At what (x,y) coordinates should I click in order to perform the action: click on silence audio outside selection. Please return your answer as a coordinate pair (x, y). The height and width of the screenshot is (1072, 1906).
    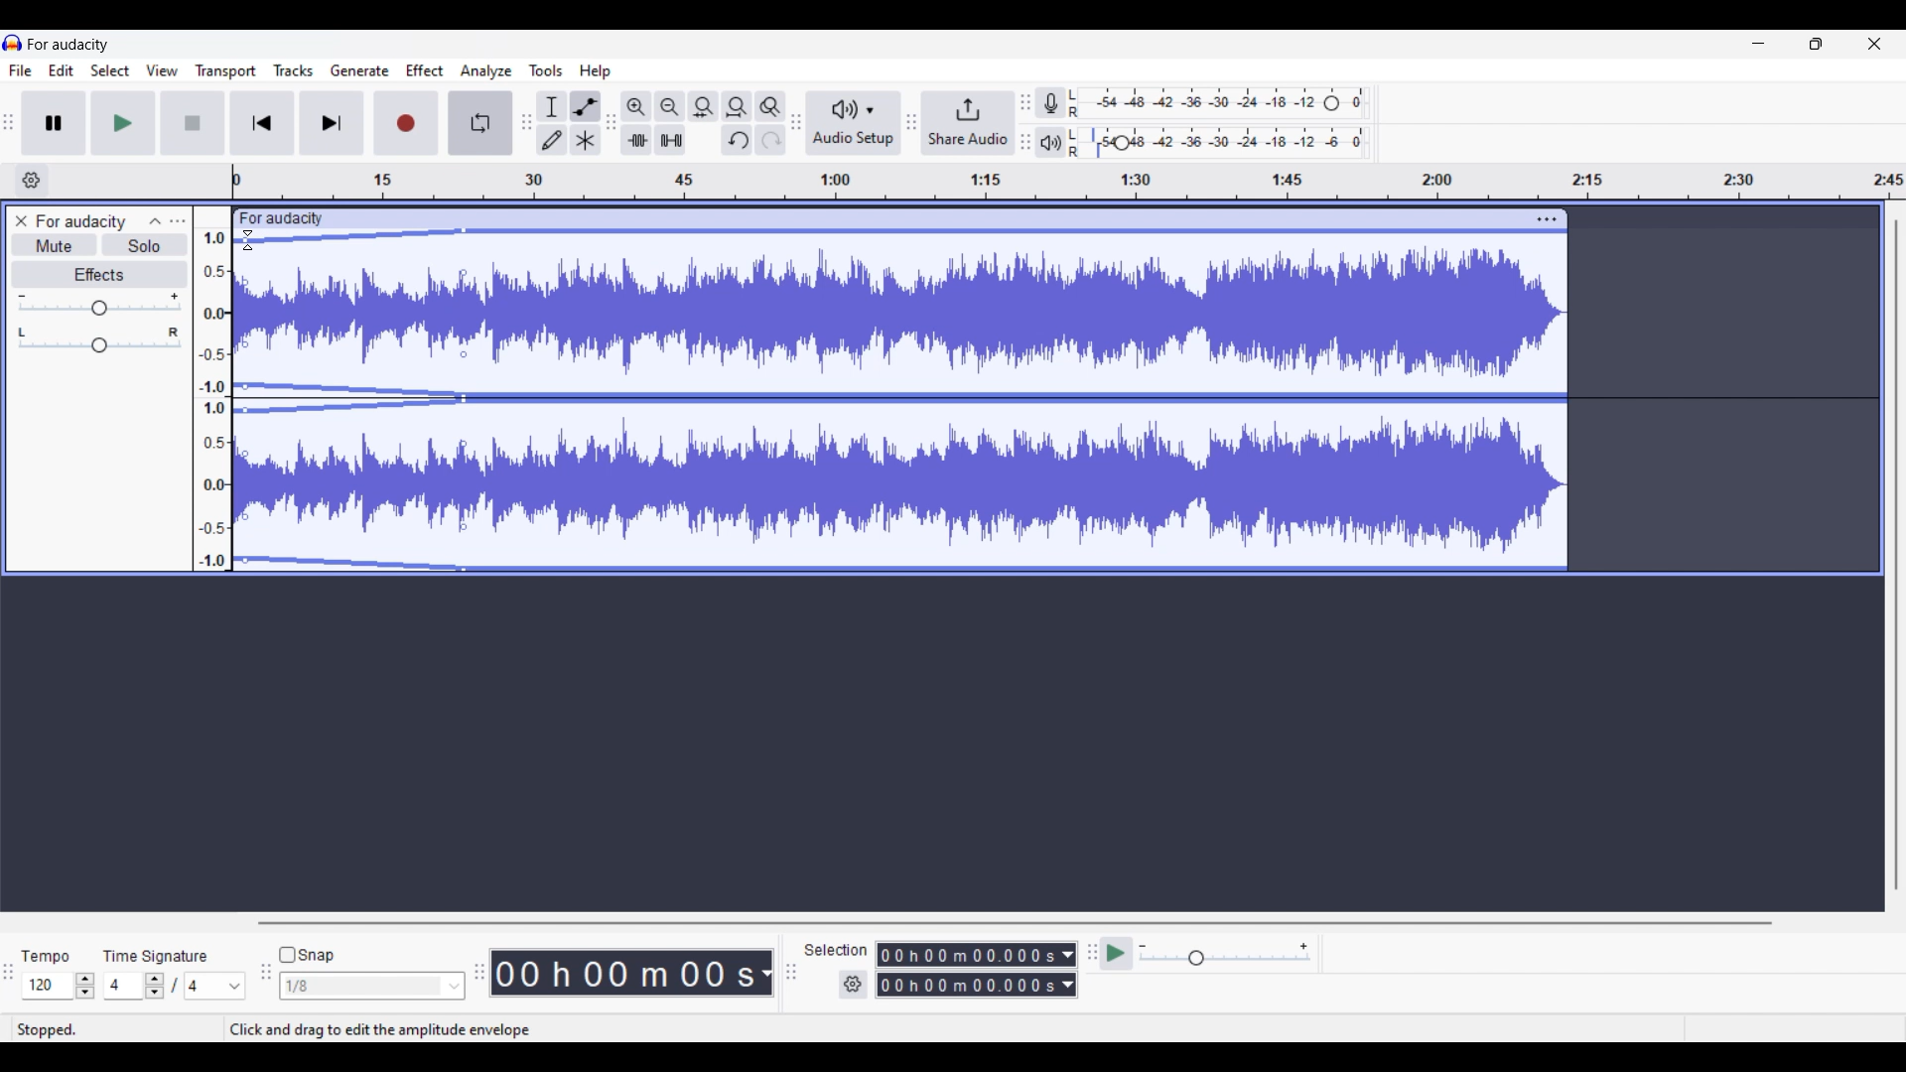
    Looking at the image, I should click on (673, 140).